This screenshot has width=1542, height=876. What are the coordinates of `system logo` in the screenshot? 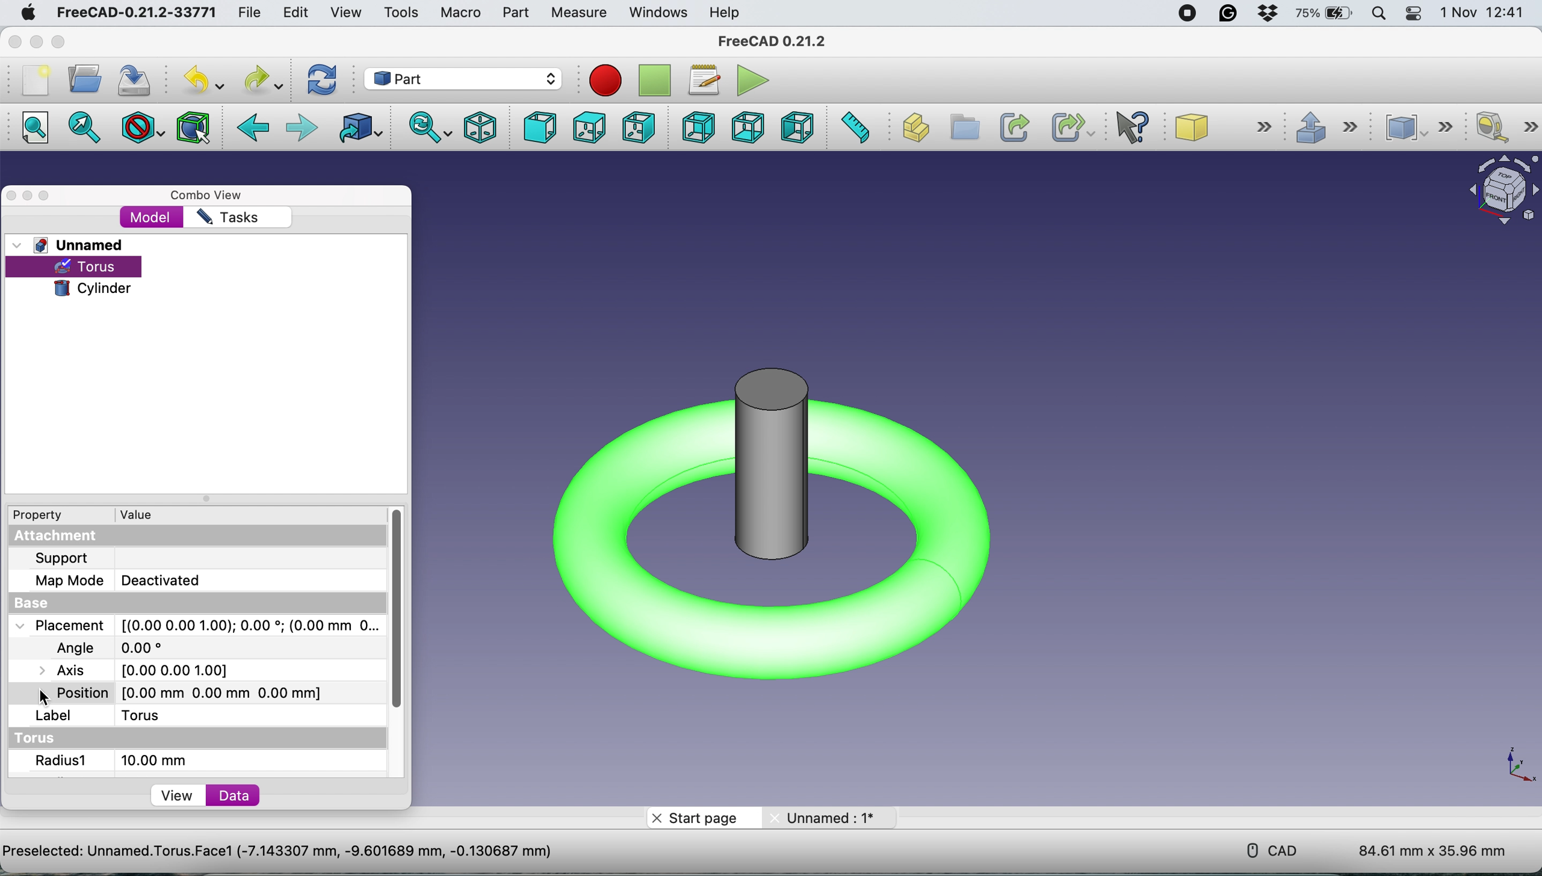 It's located at (28, 14).